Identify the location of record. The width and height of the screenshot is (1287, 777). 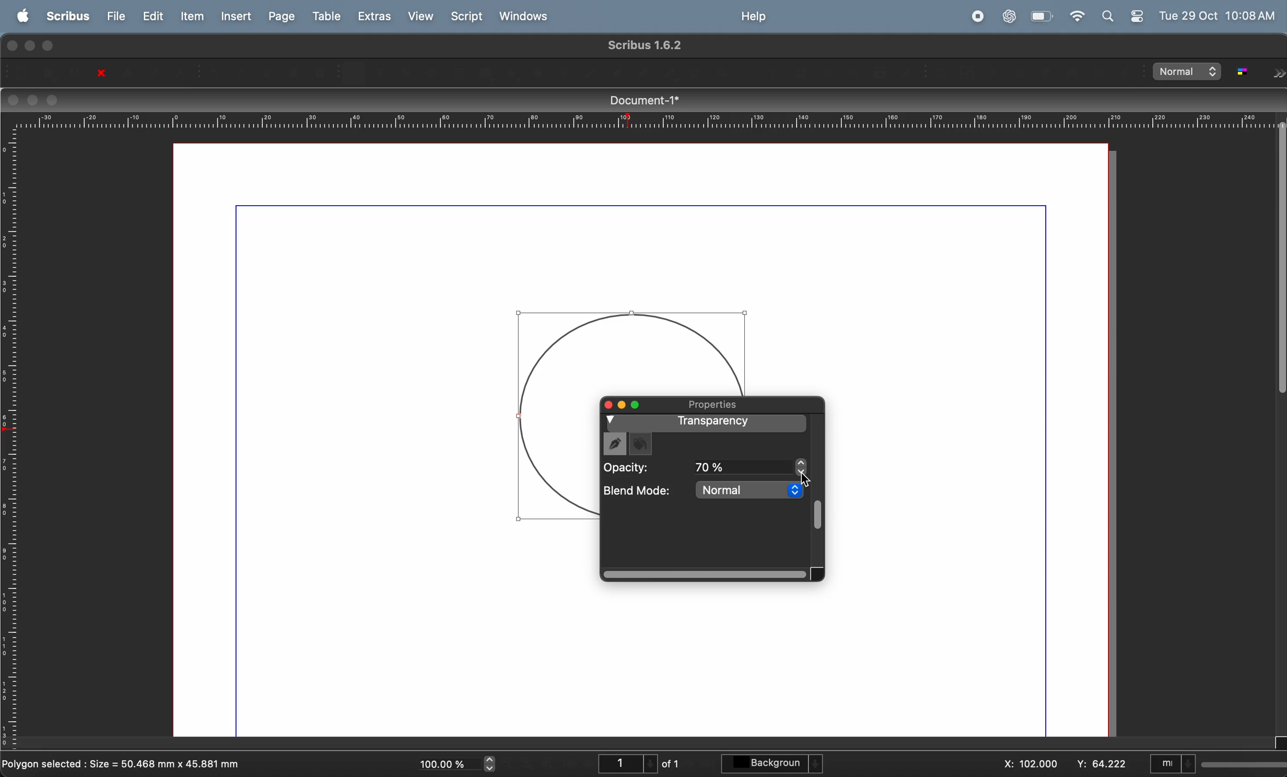
(976, 17).